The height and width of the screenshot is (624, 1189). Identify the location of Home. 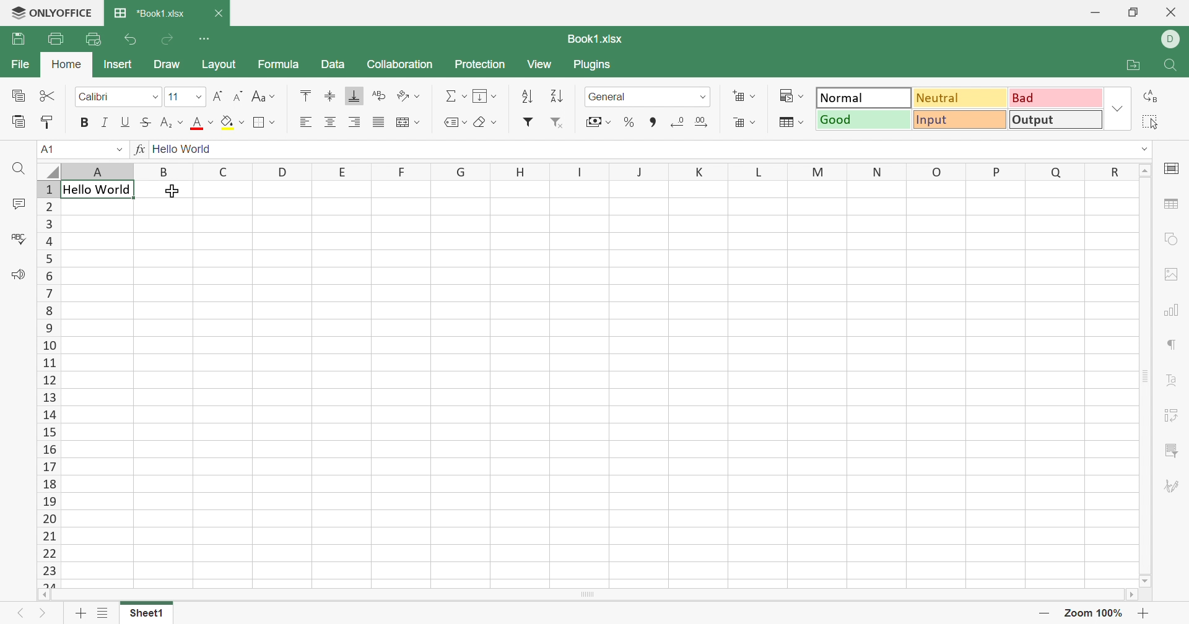
(66, 64).